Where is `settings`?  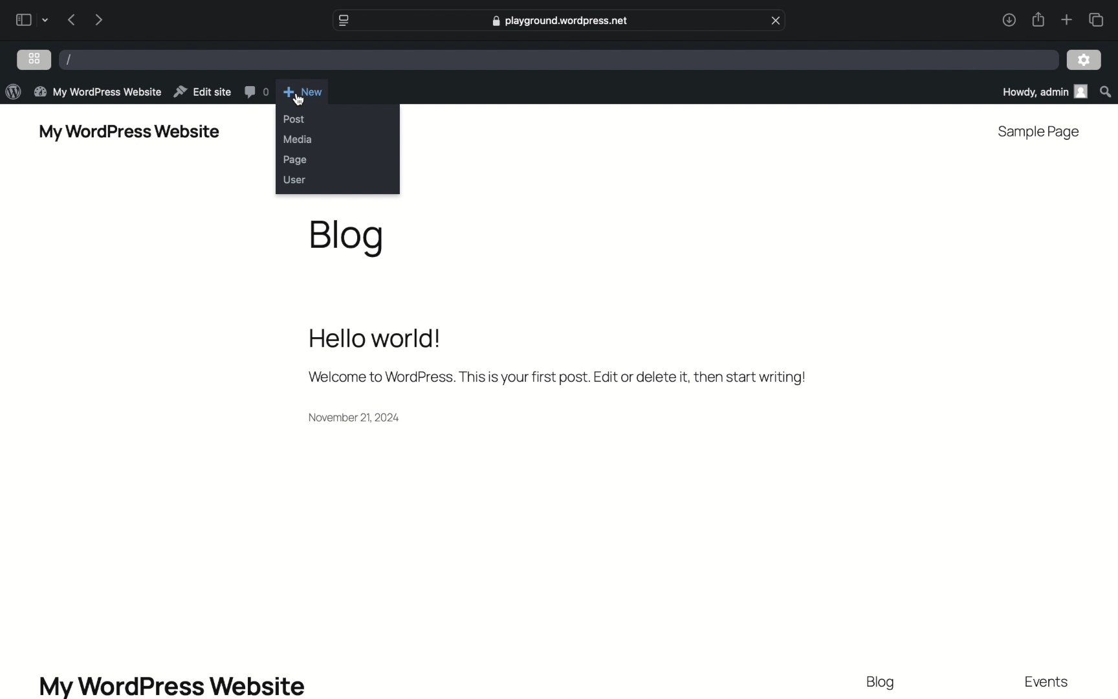
settings is located at coordinates (1084, 61).